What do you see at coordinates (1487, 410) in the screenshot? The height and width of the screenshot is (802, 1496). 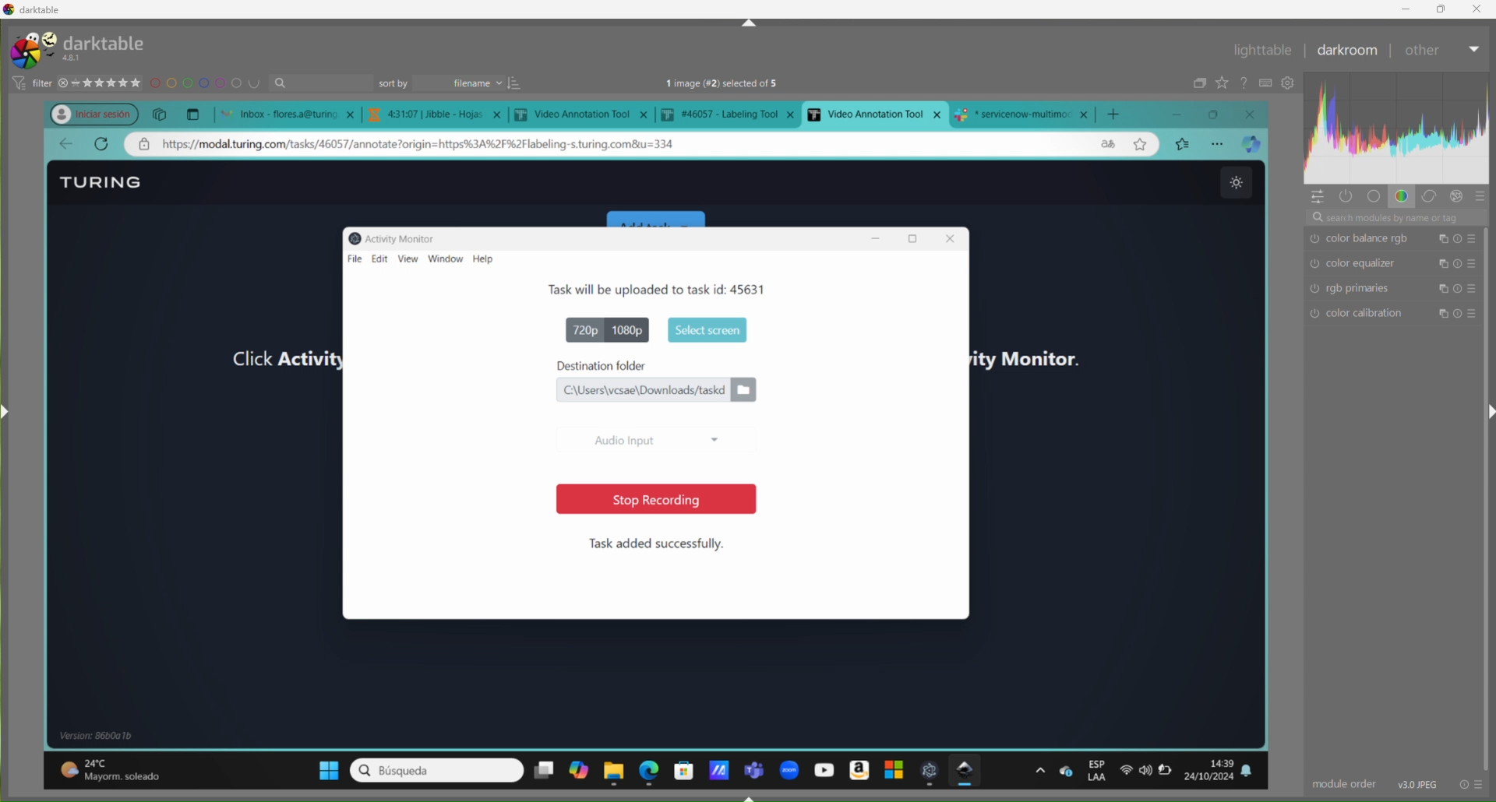 I see `Right` at bounding box center [1487, 410].